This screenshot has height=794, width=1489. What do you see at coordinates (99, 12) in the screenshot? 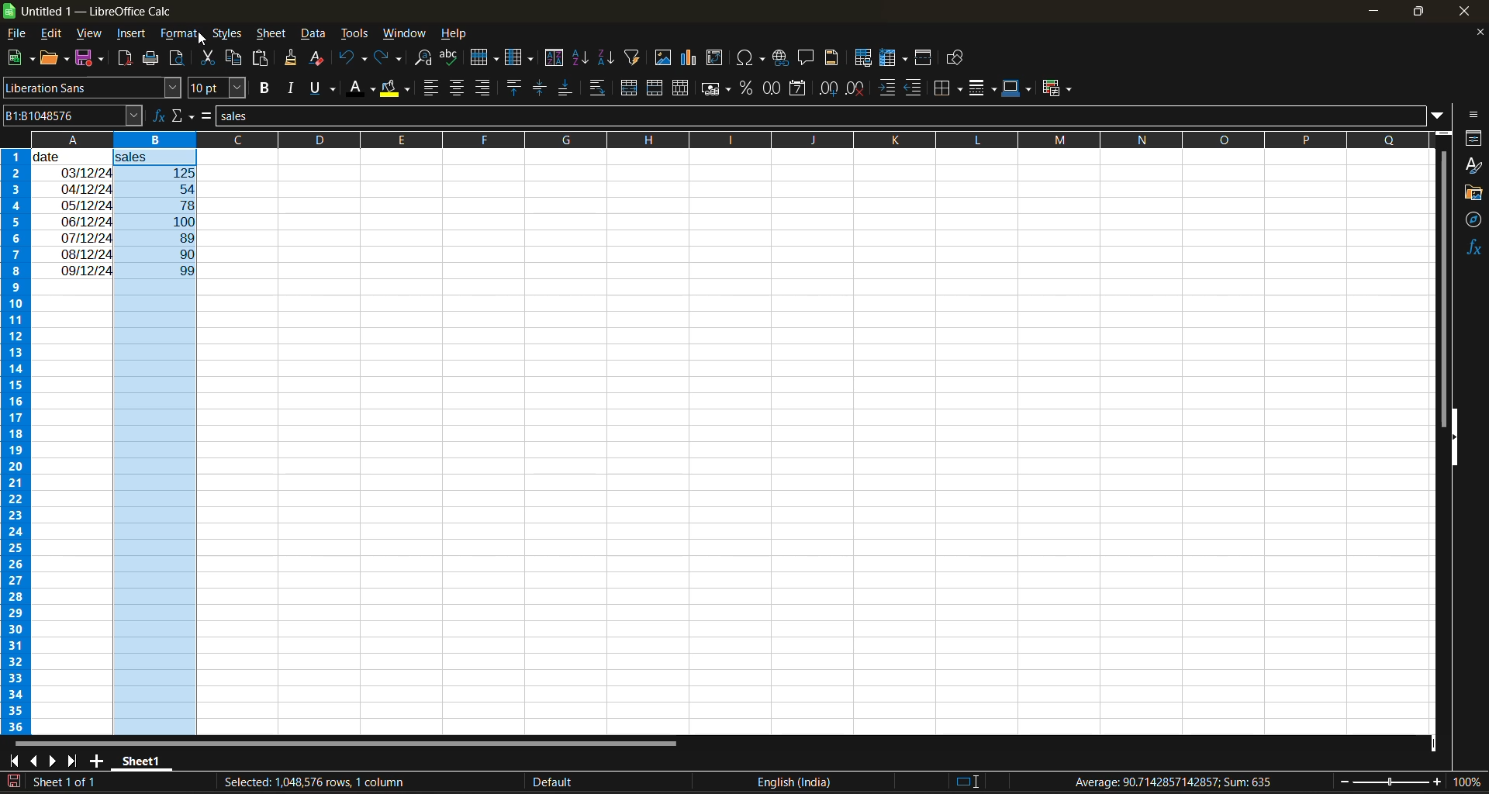
I see `app name and file name` at bounding box center [99, 12].